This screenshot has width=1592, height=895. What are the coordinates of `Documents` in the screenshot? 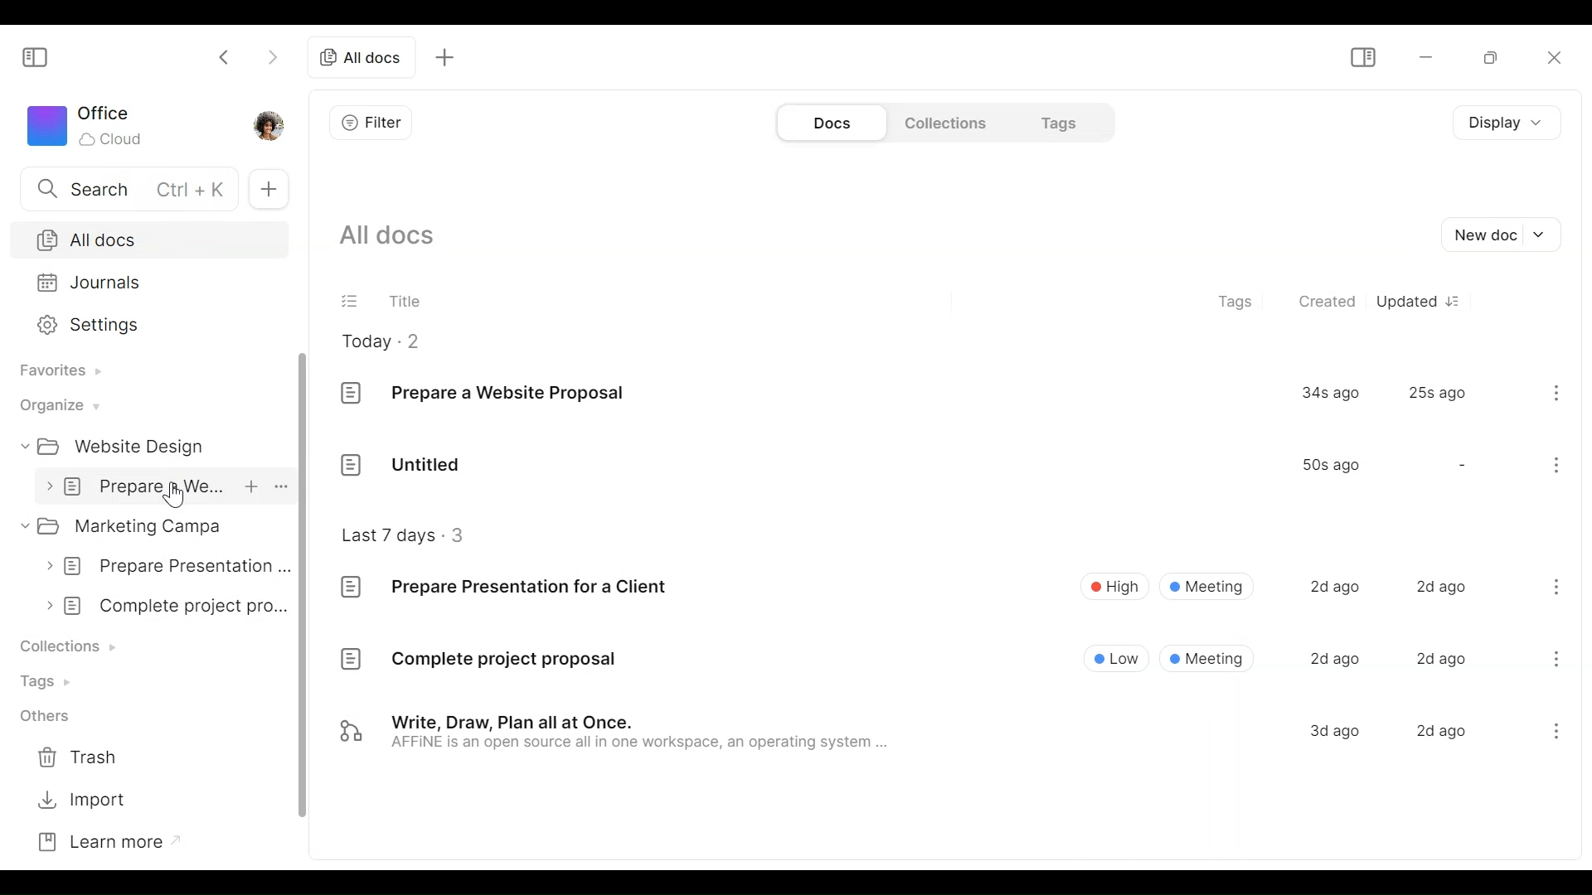 It's located at (828, 122).